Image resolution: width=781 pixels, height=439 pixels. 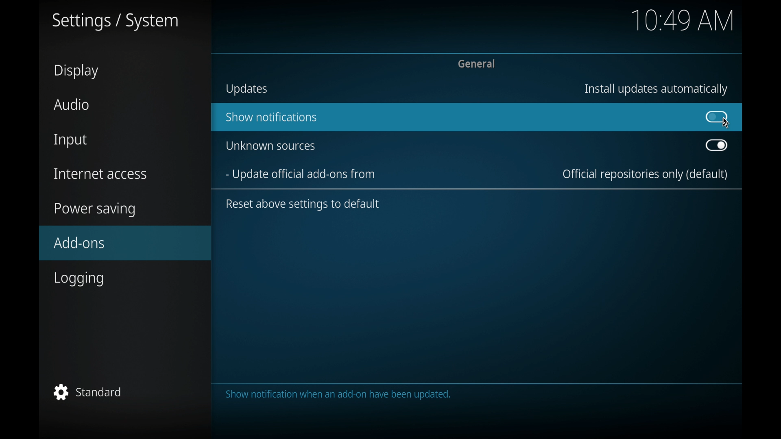 What do you see at coordinates (76, 72) in the screenshot?
I see `display` at bounding box center [76, 72].